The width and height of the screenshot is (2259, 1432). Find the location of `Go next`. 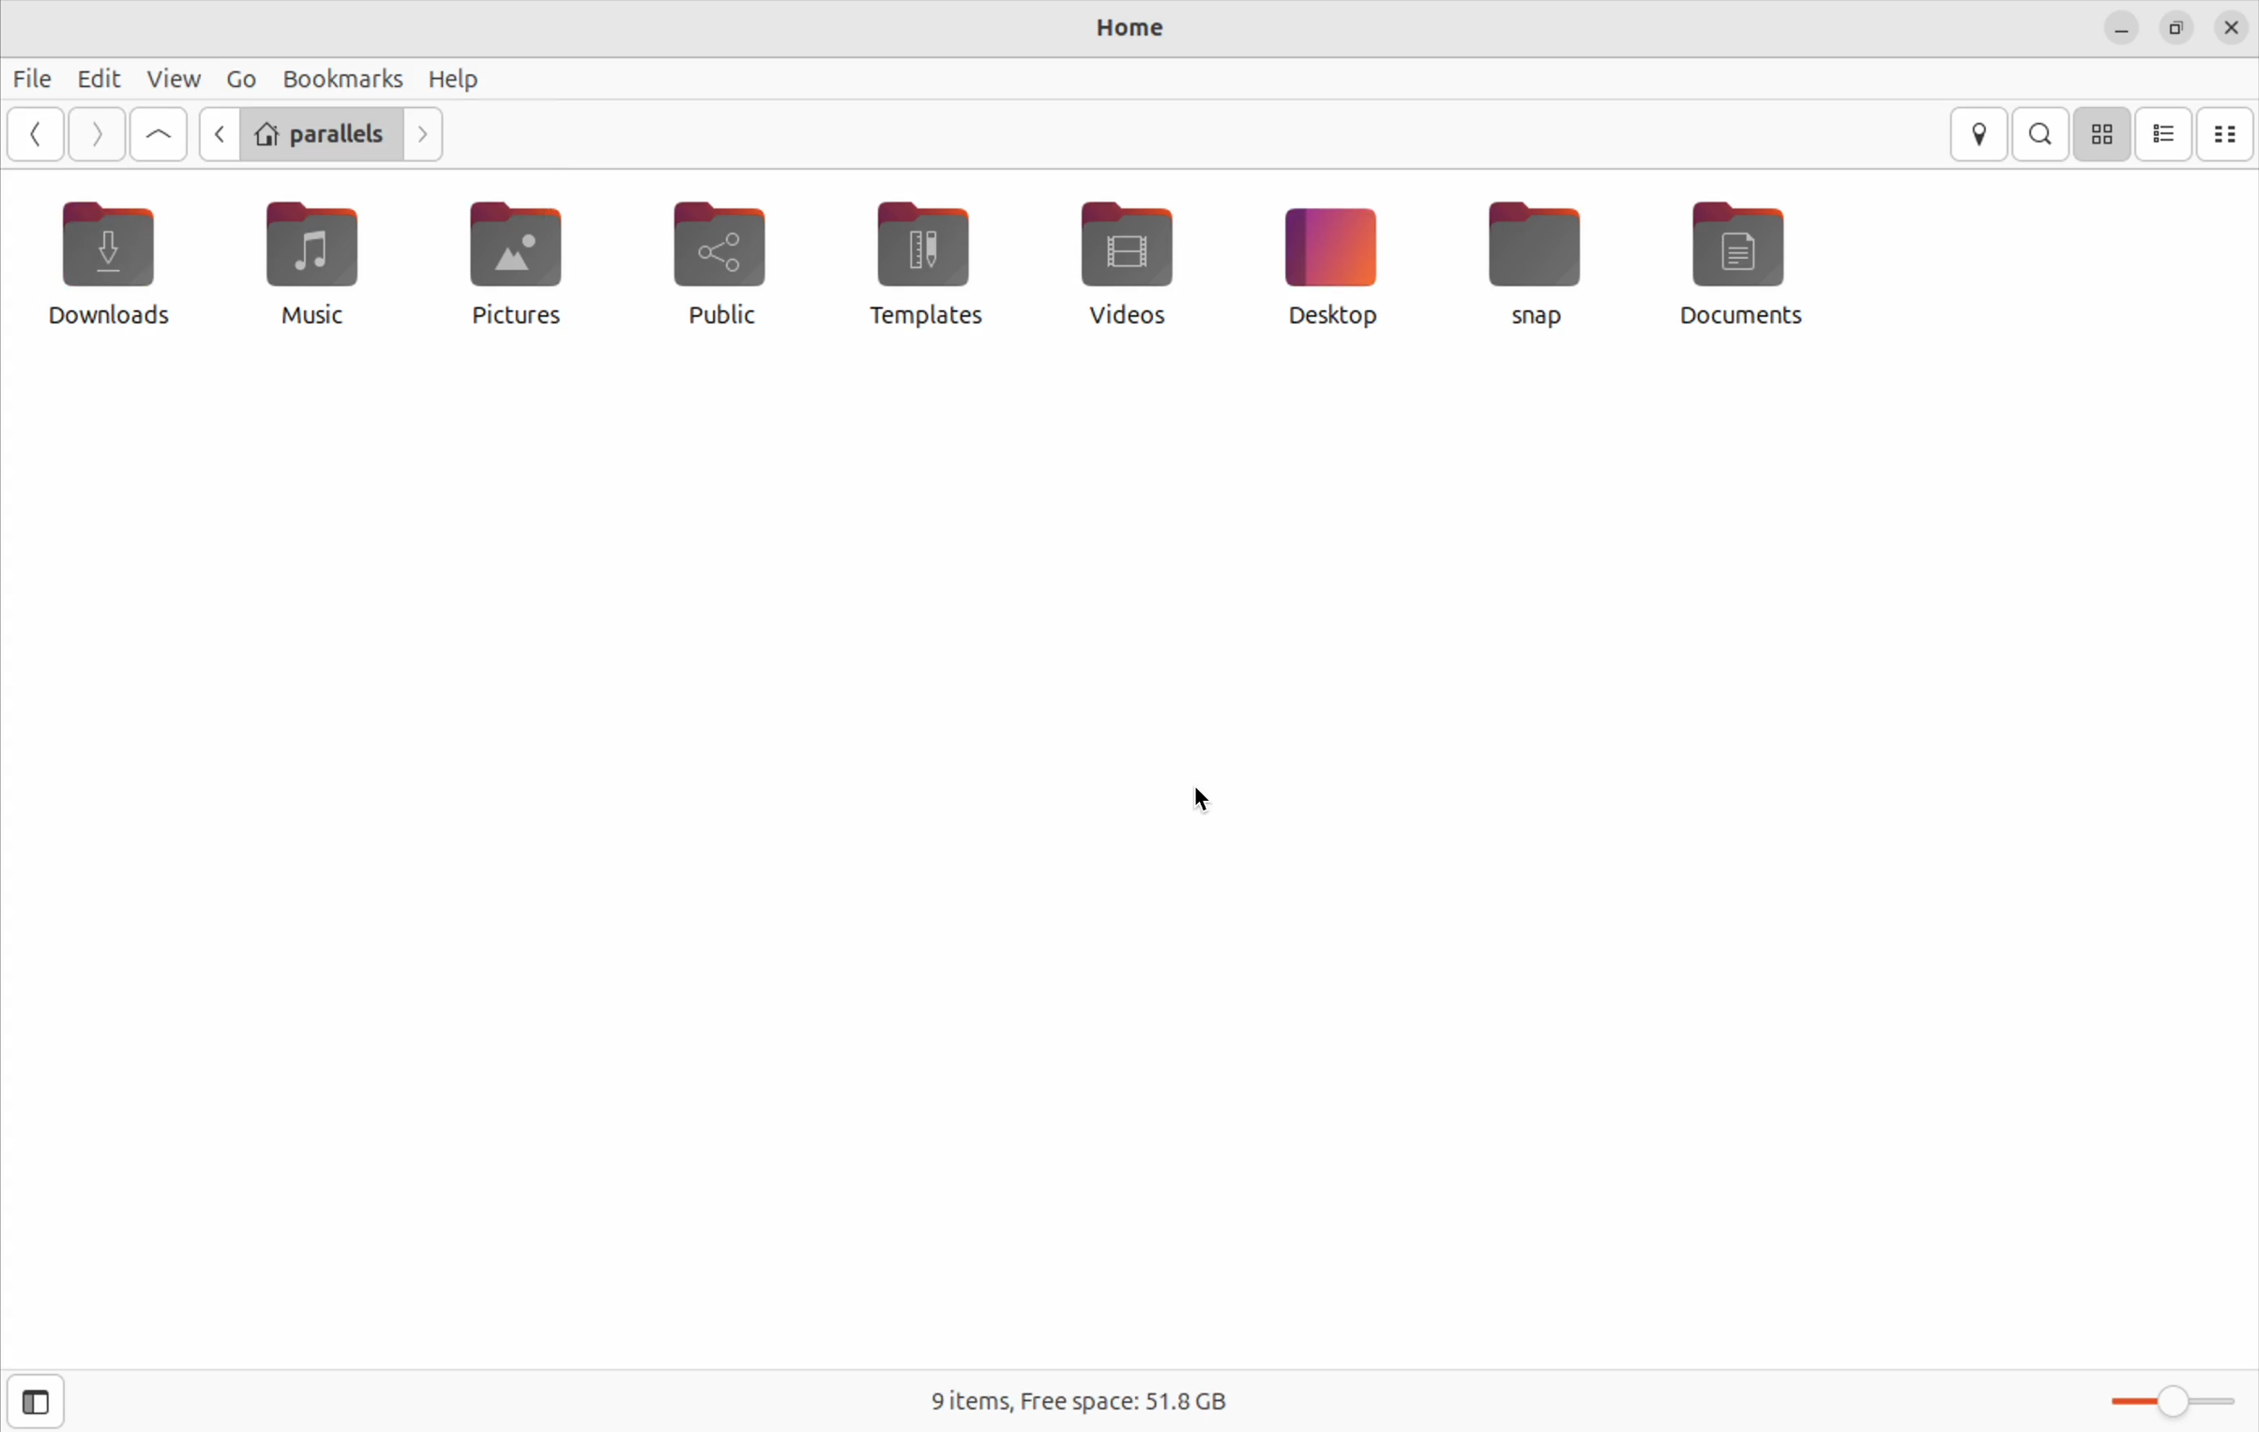

Go next is located at coordinates (426, 136).